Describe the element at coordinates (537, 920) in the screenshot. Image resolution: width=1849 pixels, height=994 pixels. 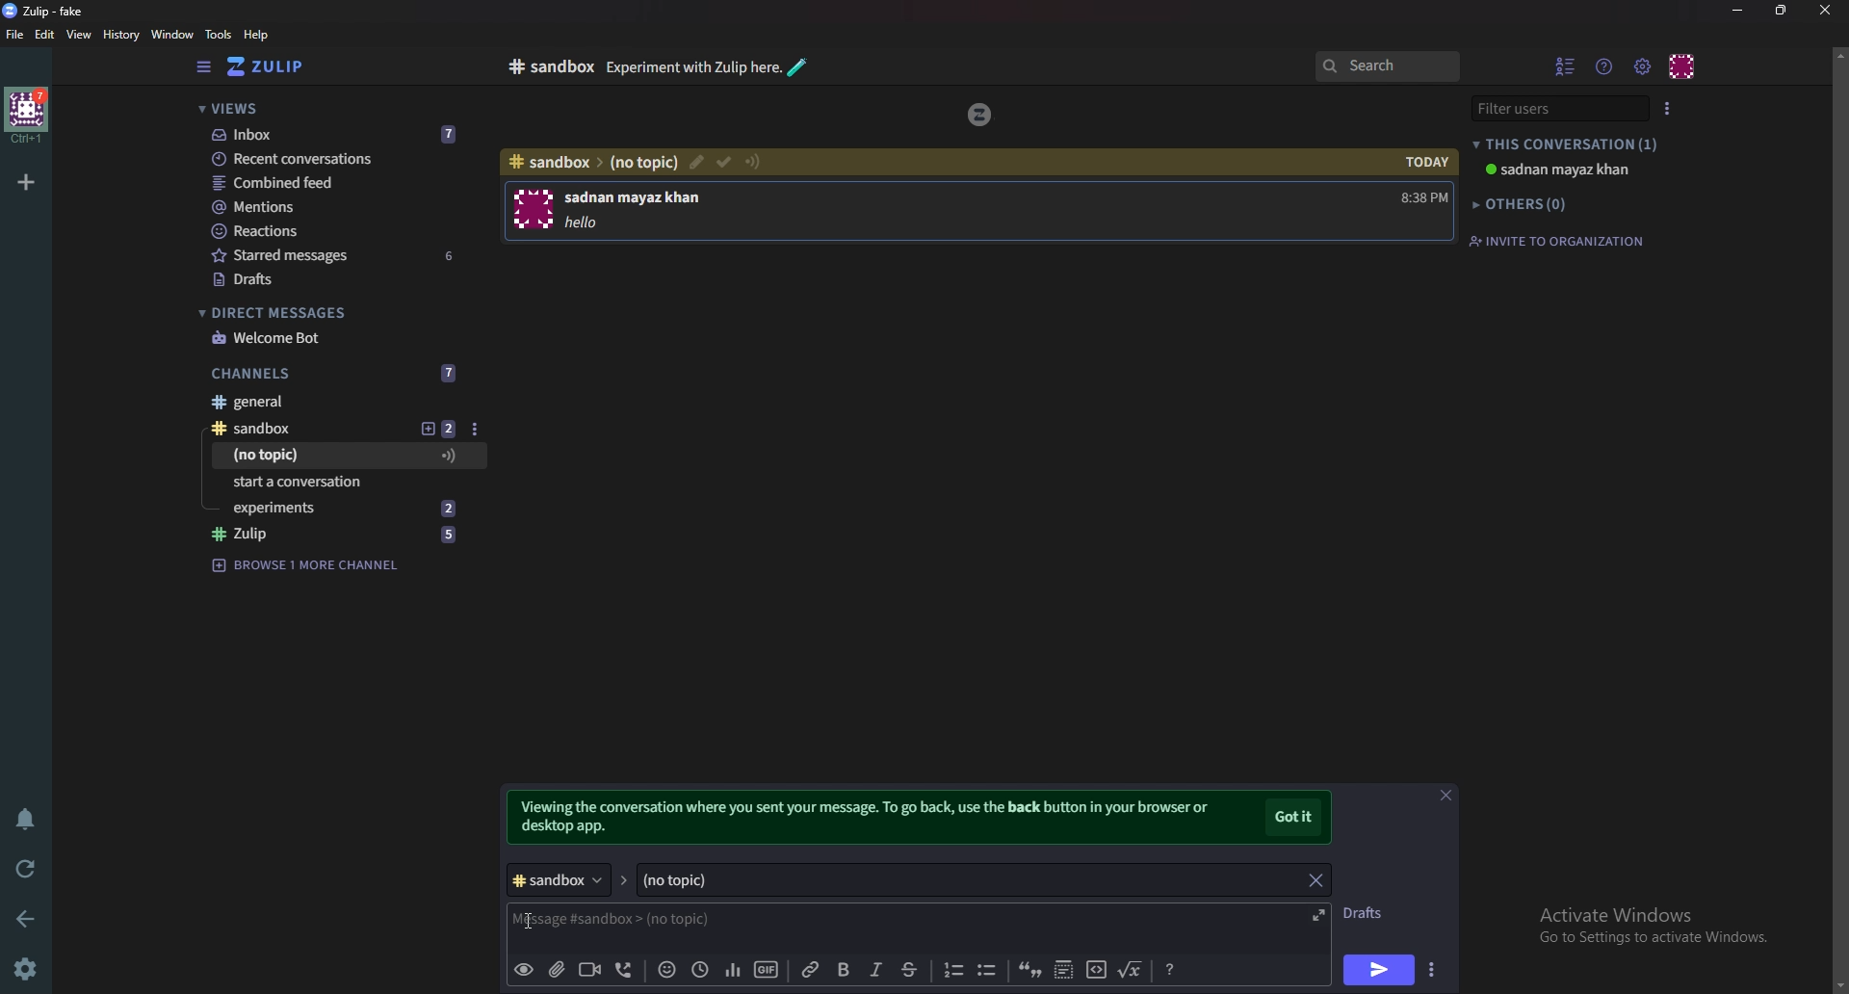
I see `cursor` at that location.